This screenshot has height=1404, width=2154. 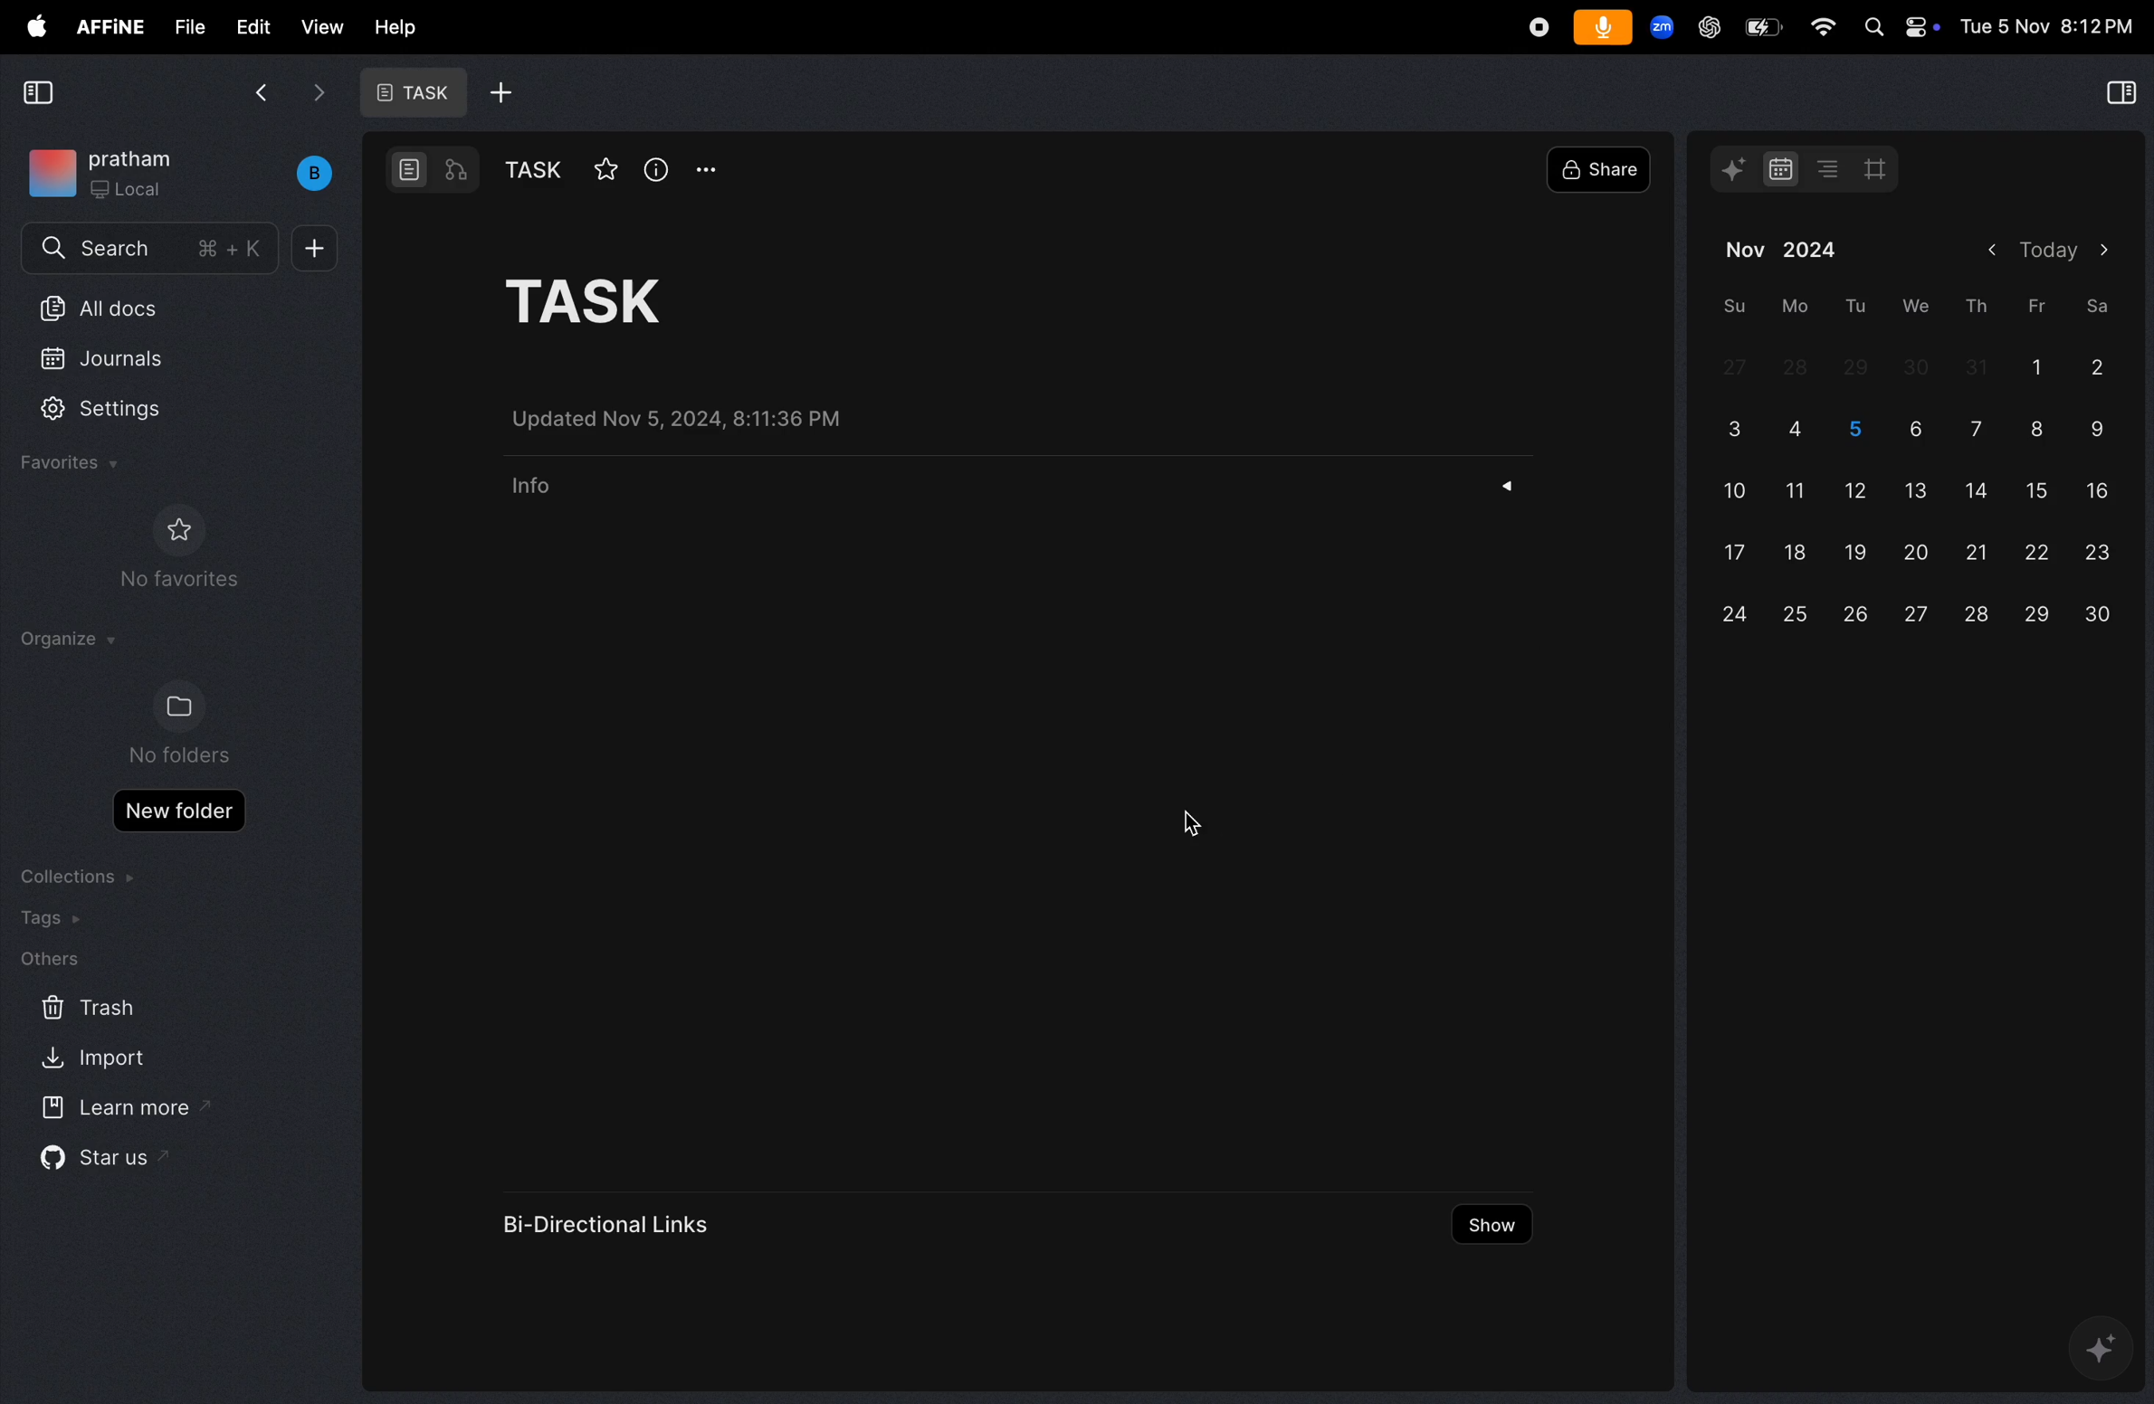 What do you see at coordinates (118, 412) in the screenshot?
I see `settings` at bounding box center [118, 412].